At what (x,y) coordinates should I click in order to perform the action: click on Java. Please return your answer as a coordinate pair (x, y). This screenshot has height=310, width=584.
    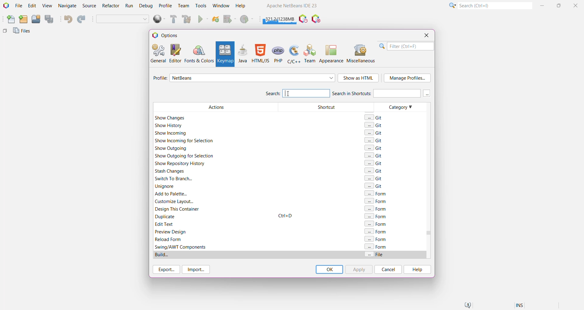
    Looking at the image, I should click on (243, 53).